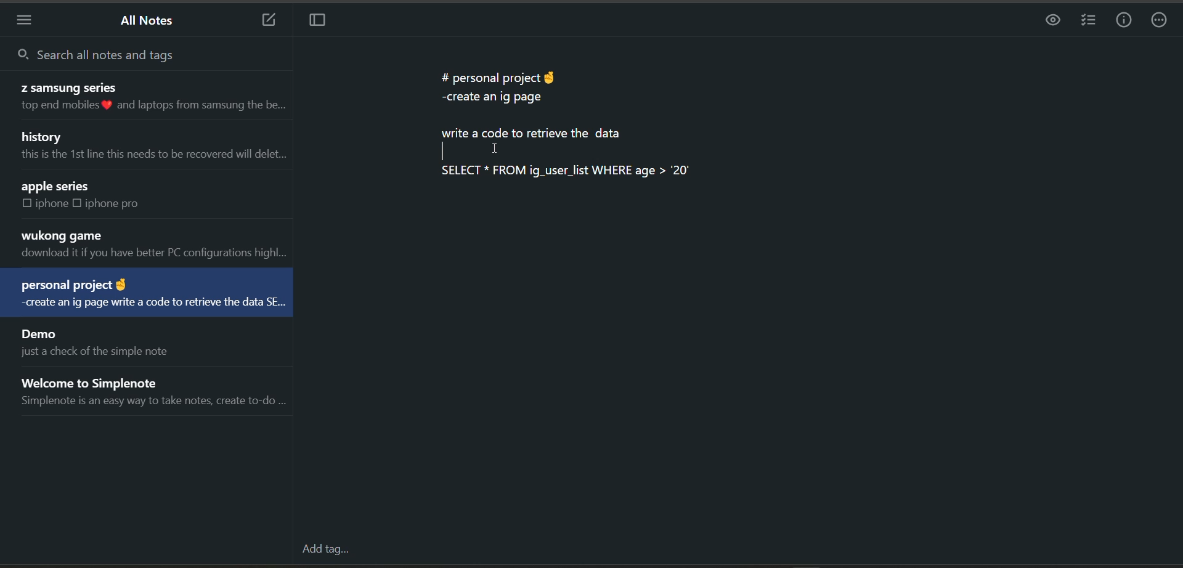 The width and height of the screenshot is (1183, 568). I want to click on note title  and preview, so click(152, 147).